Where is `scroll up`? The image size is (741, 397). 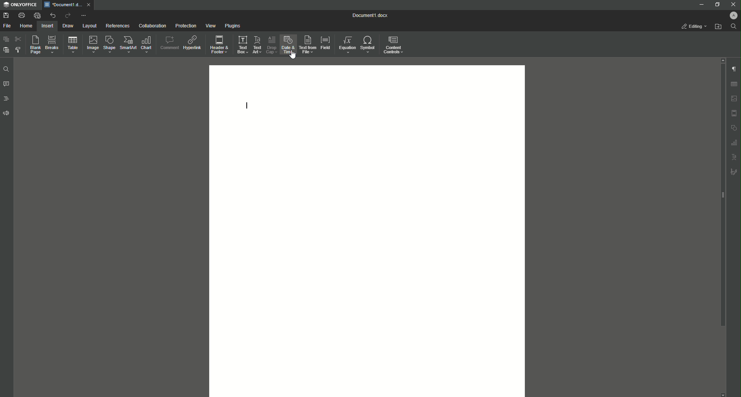 scroll up is located at coordinates (722, 60).